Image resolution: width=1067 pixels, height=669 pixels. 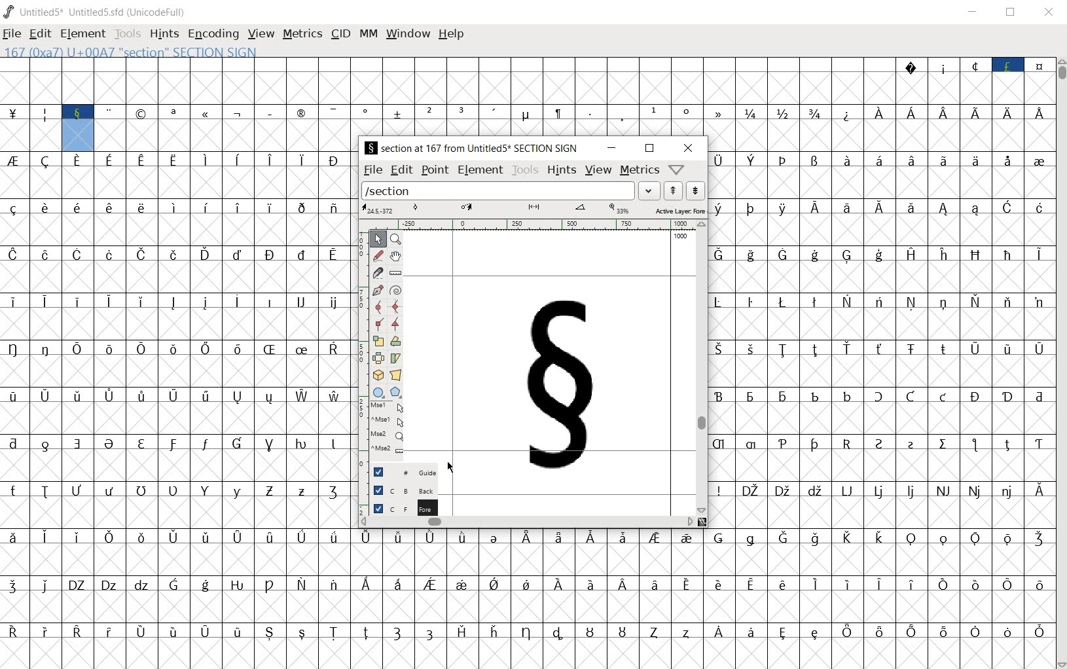 What do you see at coordinates (340, 34) in the screenshot?
I see `CID` at bounding box center [340, 34].